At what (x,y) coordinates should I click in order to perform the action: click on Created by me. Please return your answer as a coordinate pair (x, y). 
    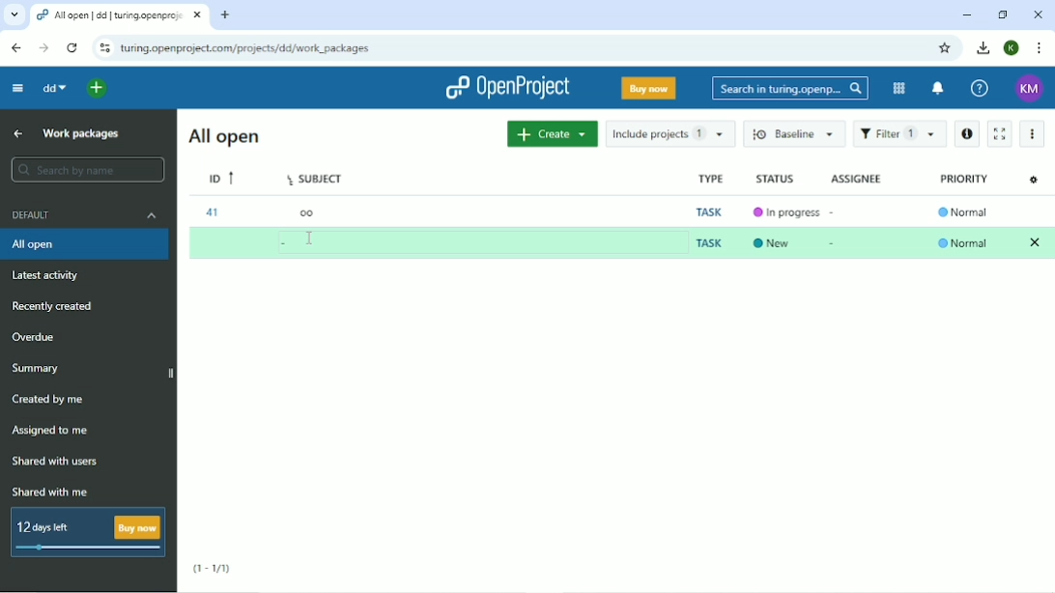
    Looking at the image, I should click on (49, 400).